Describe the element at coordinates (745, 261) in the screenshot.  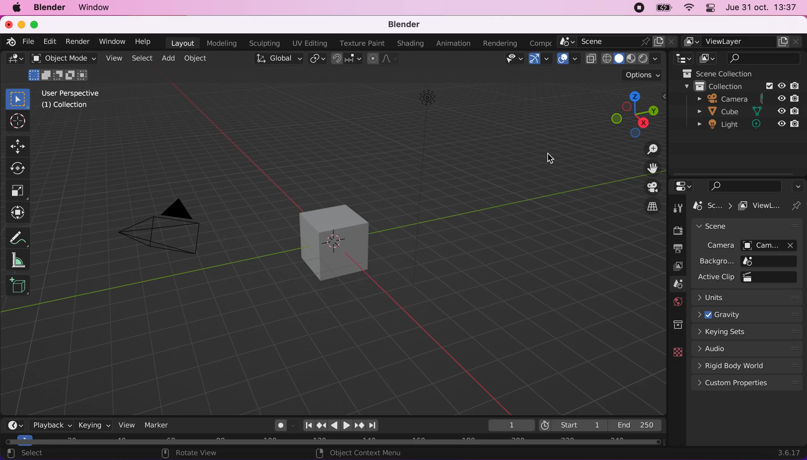
I see `background` at that location.